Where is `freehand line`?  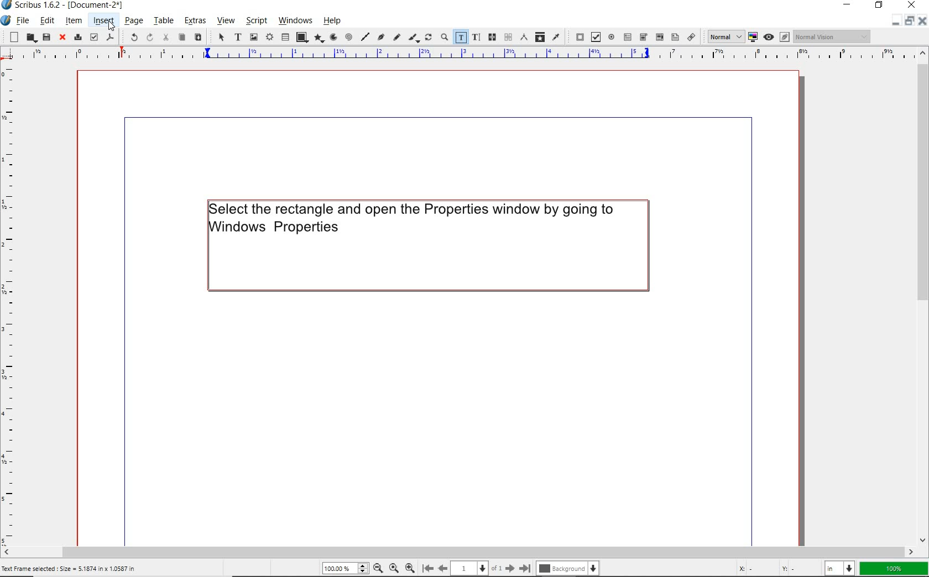 freehand line is located at coordinates (397, 38).